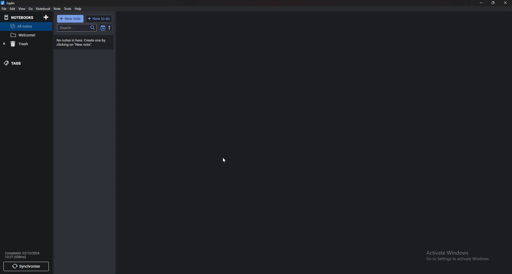 Image resolution: width=512 pixels, height=274 pixels. Describe the element at coordinates (110, 28) in the screenshot. I see `Reverse sort order` at that location.